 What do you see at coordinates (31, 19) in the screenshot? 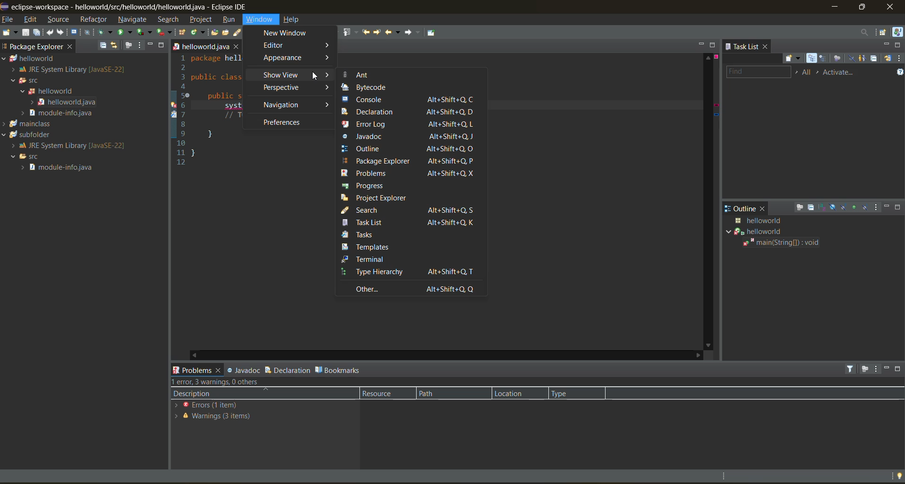
I see `edit` at bounding box center [31, 19].